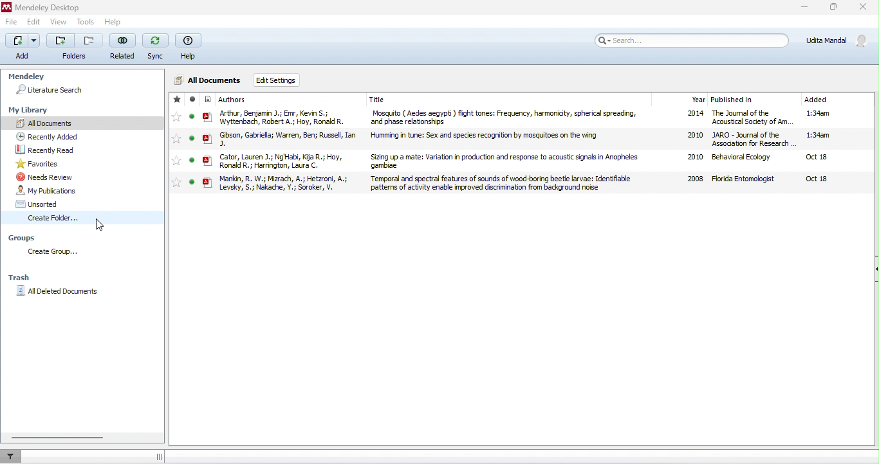  I want to click on help, so click(118, 22).